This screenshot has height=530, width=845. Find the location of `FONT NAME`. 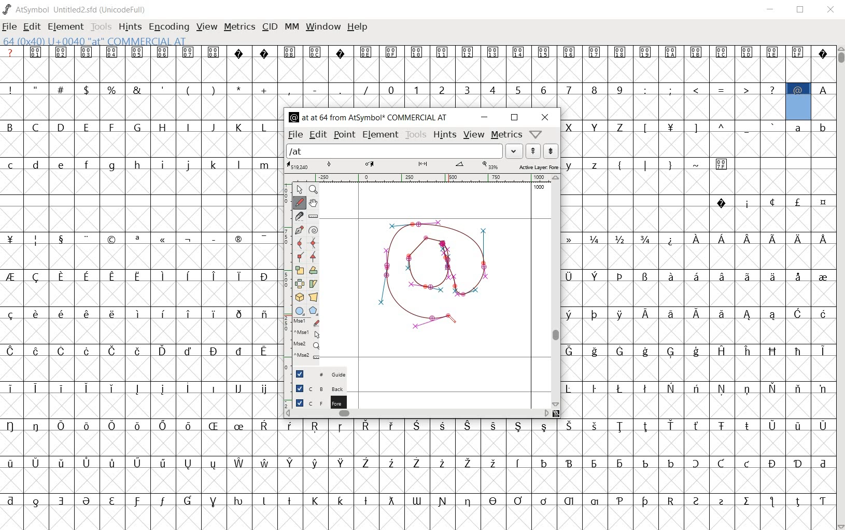

FONT NAME is located at coordinates (76, 9).